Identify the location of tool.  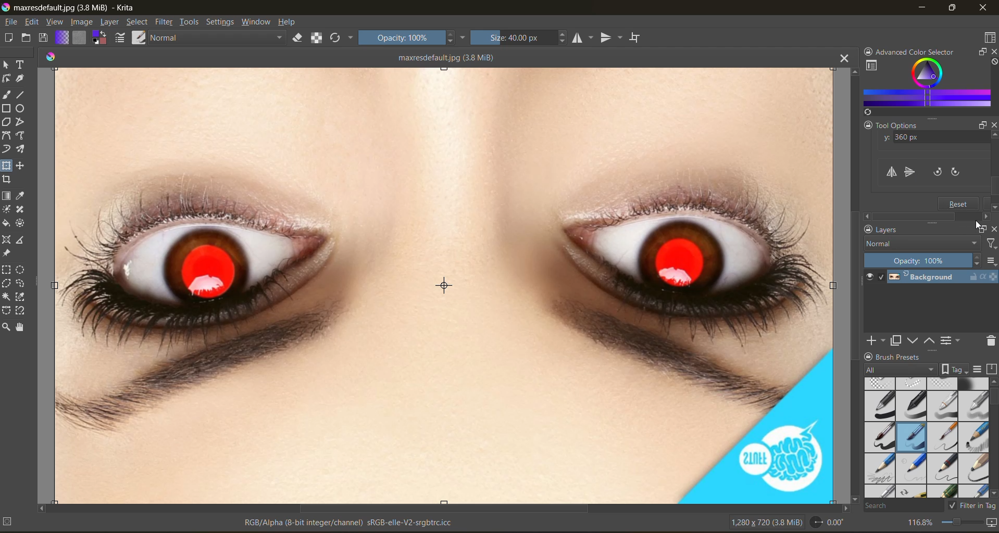
(23, 326).